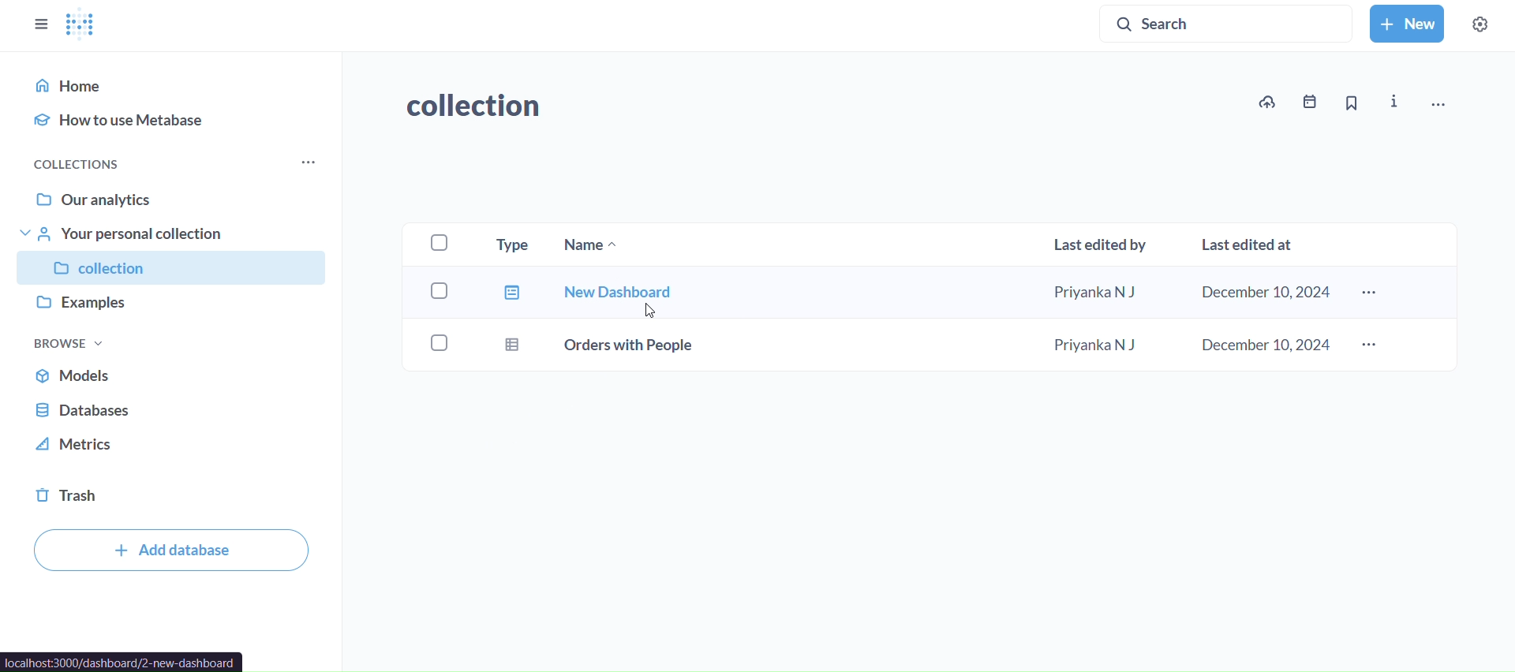  What do you see at coordinates (514, 245) in the screenshot?
I see `type` at bounding box center [514, 245].